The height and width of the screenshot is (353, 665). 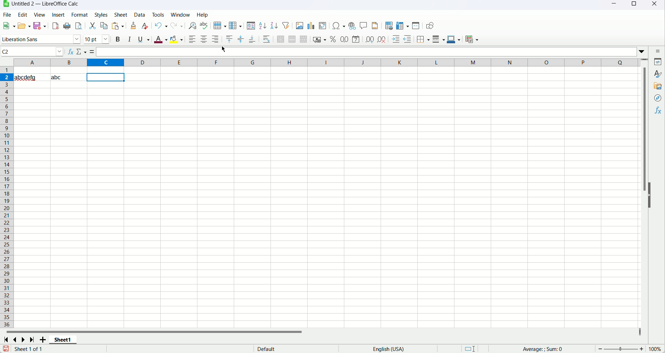 What do you see at coordinates (117, 26) in the screenshot?
I see `paste` at bounding box center [117, 26].